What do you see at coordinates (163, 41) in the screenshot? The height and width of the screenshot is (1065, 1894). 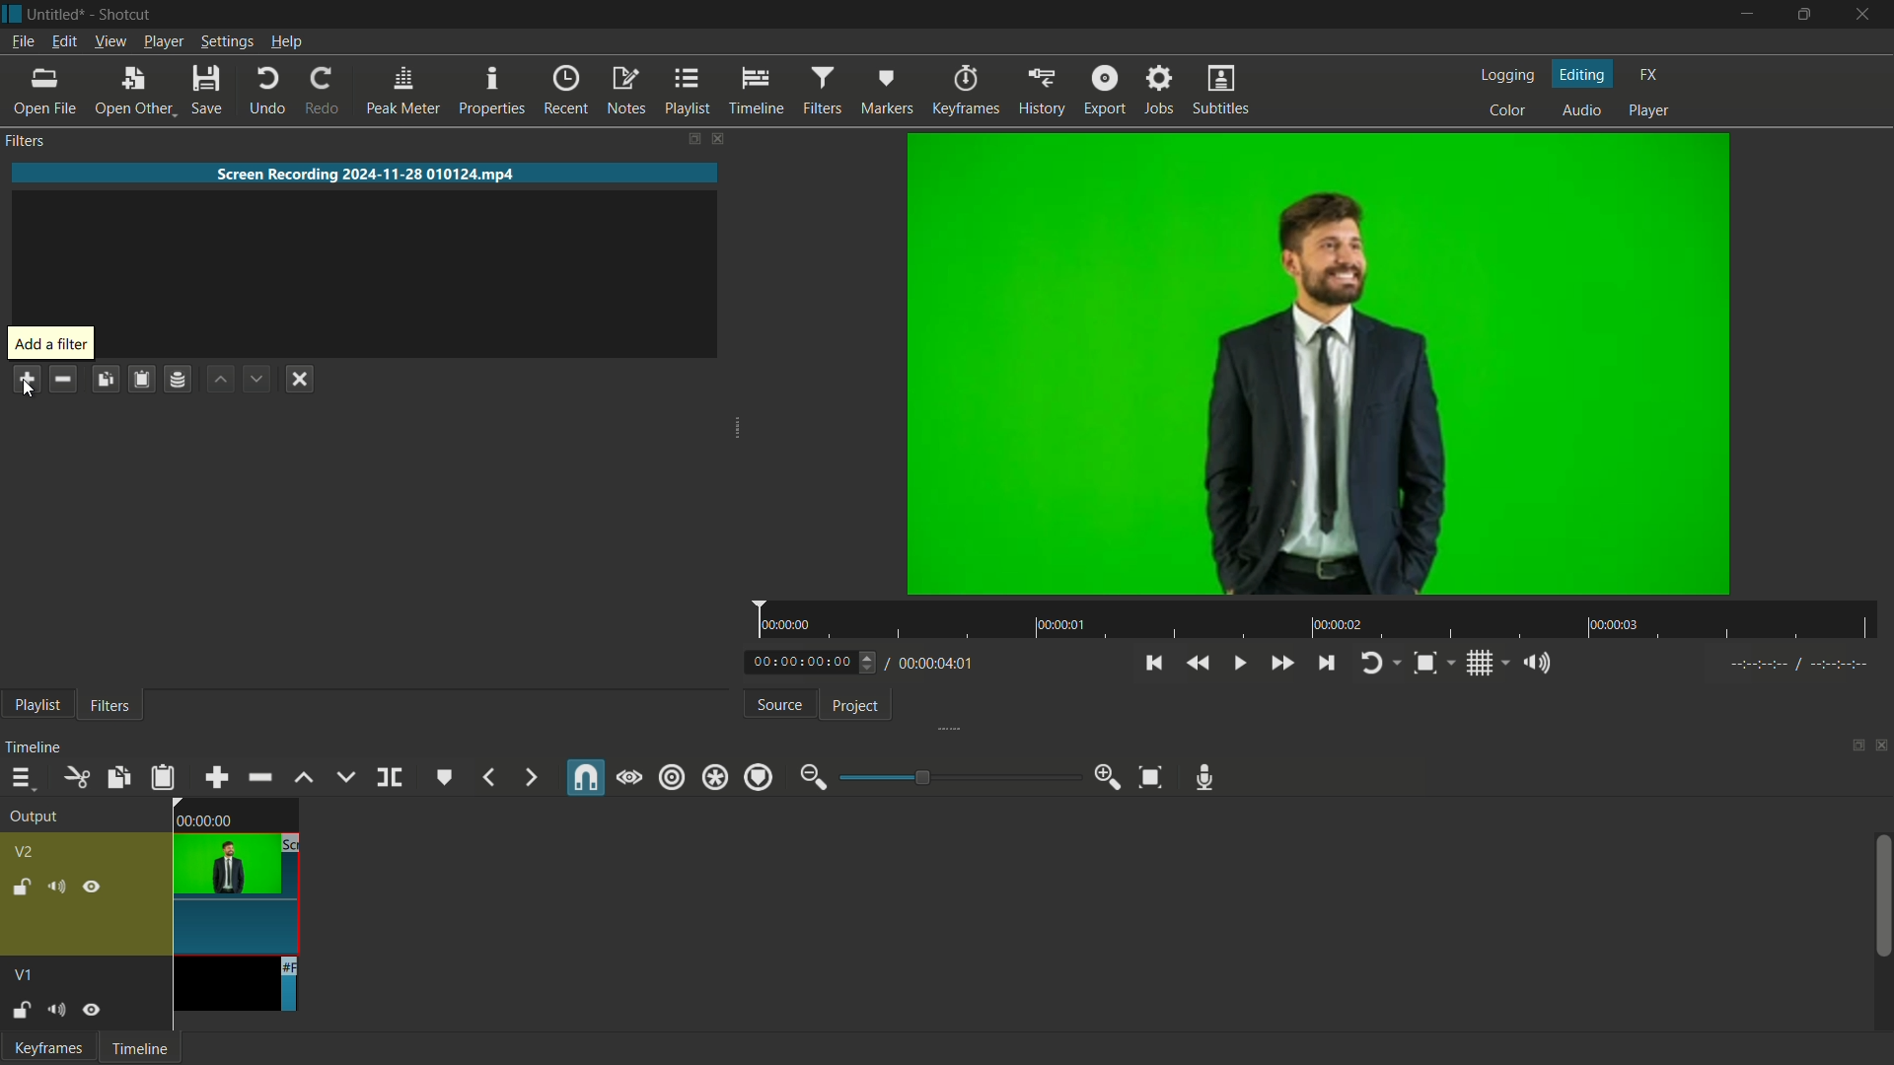 I see `player menu` at bounding box center [163, 41].